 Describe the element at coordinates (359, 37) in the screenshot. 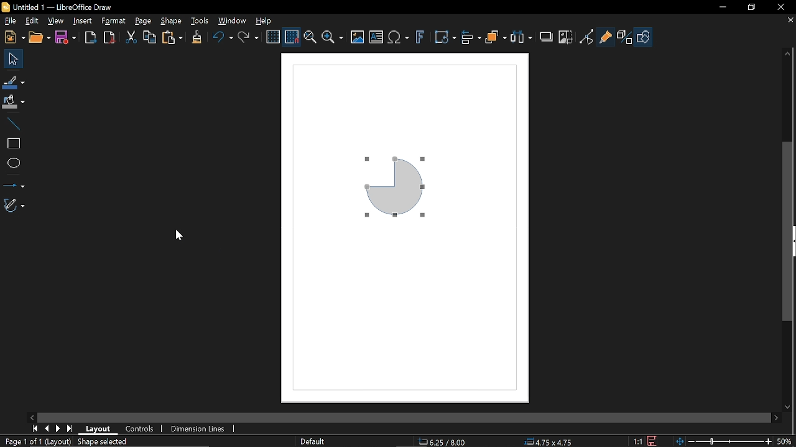

I see `insert image` at that location.